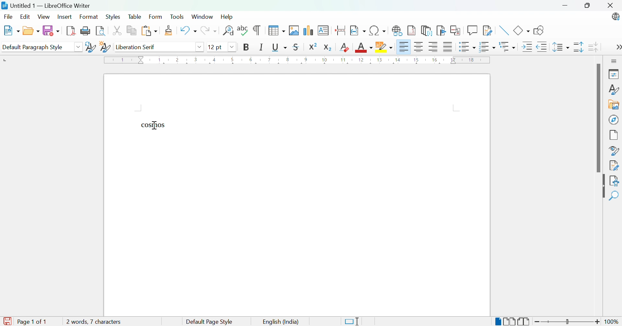  Describe the element at coordinates (52, 31) in the screenshot. I see `Save` at that location.